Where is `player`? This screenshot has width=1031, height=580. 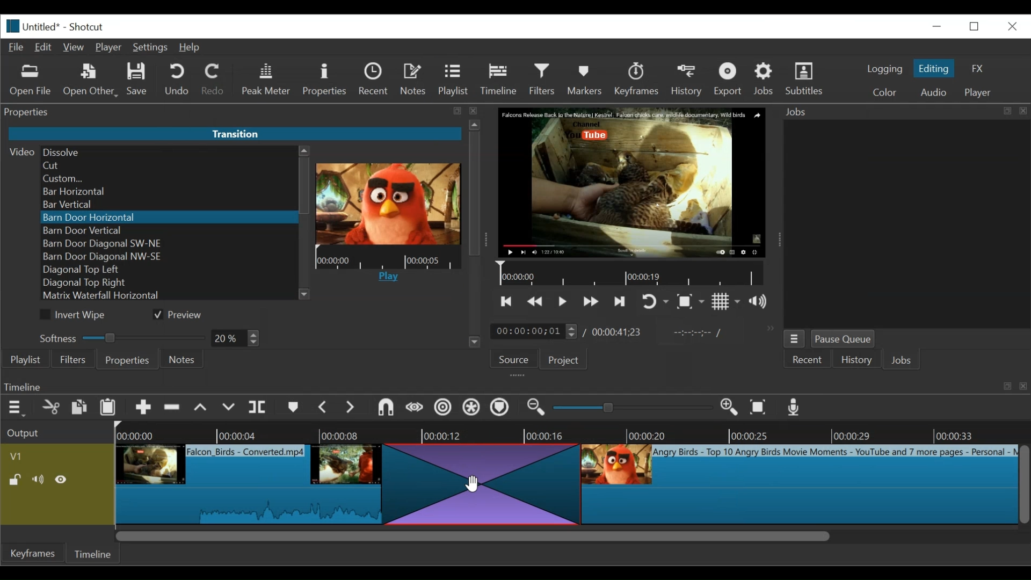 player is located at coordinates (978, 92).